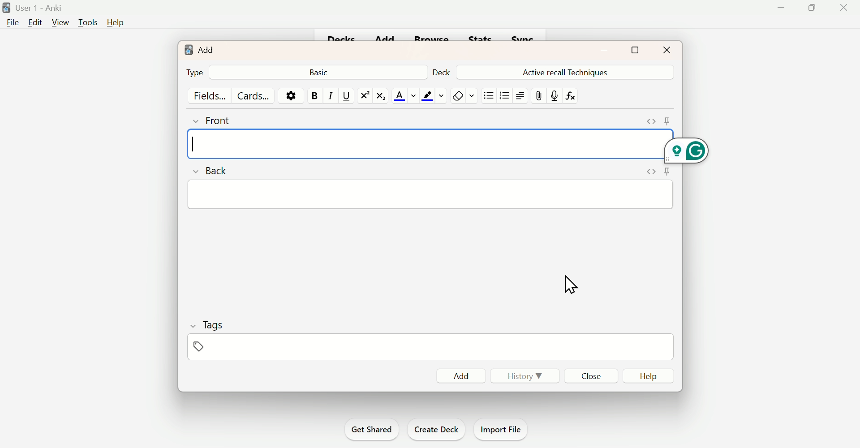  What do you see at coordinates (599, 50) in the screenshot?
I see `minimise` at bounding box center [599, 50].